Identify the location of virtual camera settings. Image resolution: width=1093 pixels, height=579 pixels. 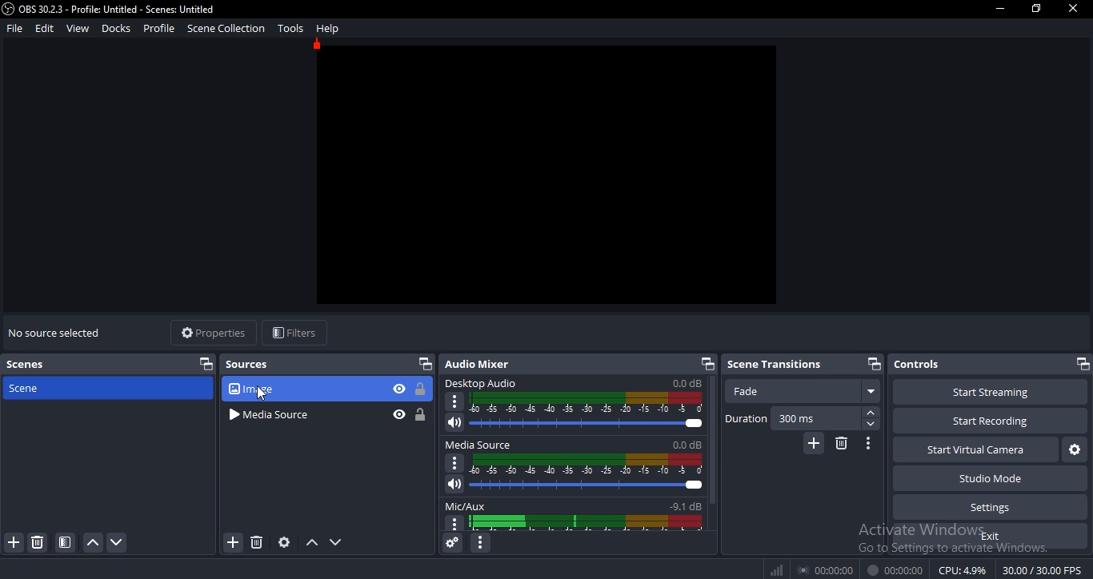
(1075, 452).